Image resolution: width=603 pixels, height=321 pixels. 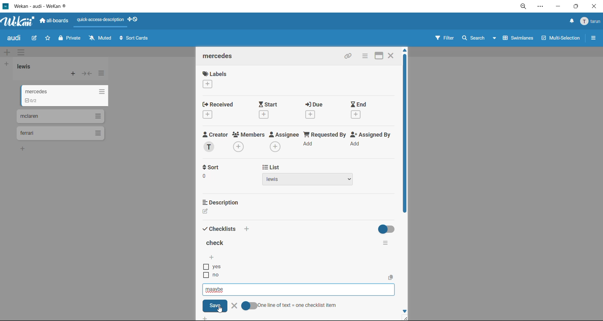 I want to click on add card, so click(x=72, y=74).